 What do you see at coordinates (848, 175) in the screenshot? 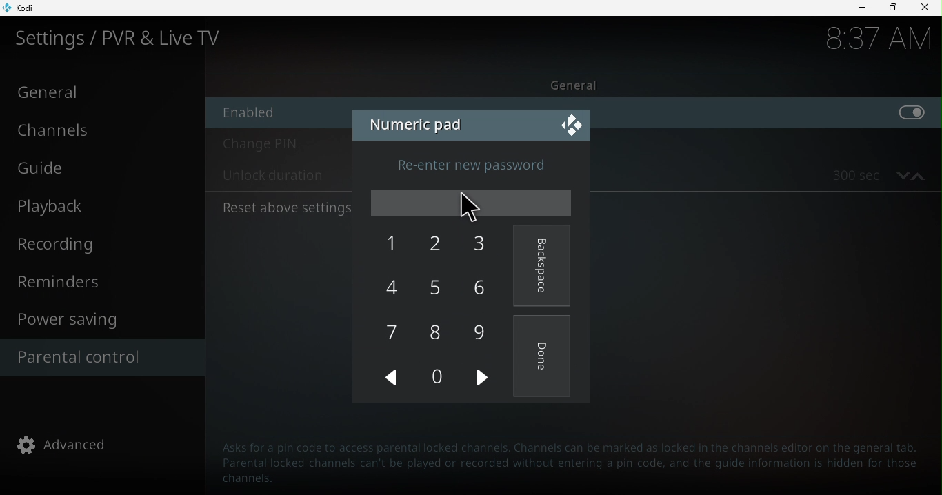
I see `300 sec` at bounding box center [848, 175].